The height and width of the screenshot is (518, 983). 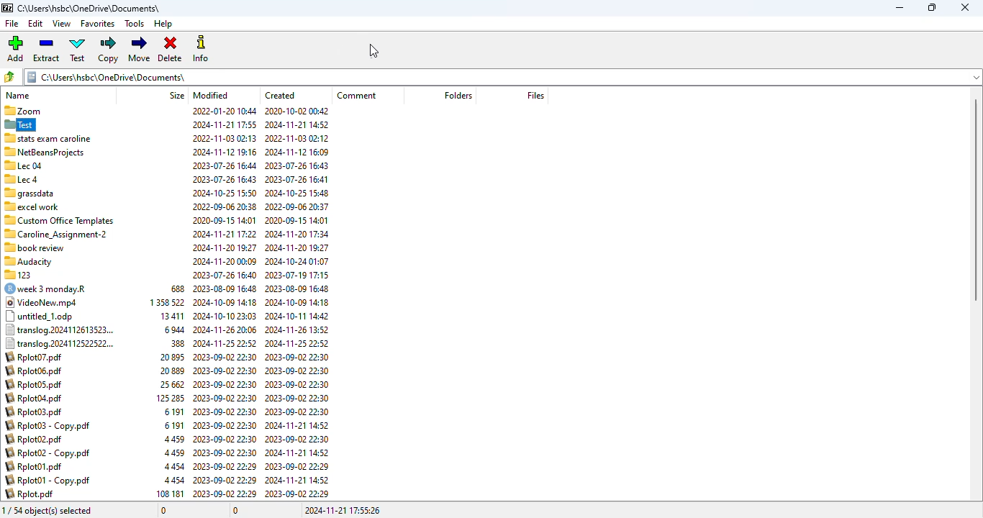 I want to click on Rplot05.pdf, so click(x=35, y=383).